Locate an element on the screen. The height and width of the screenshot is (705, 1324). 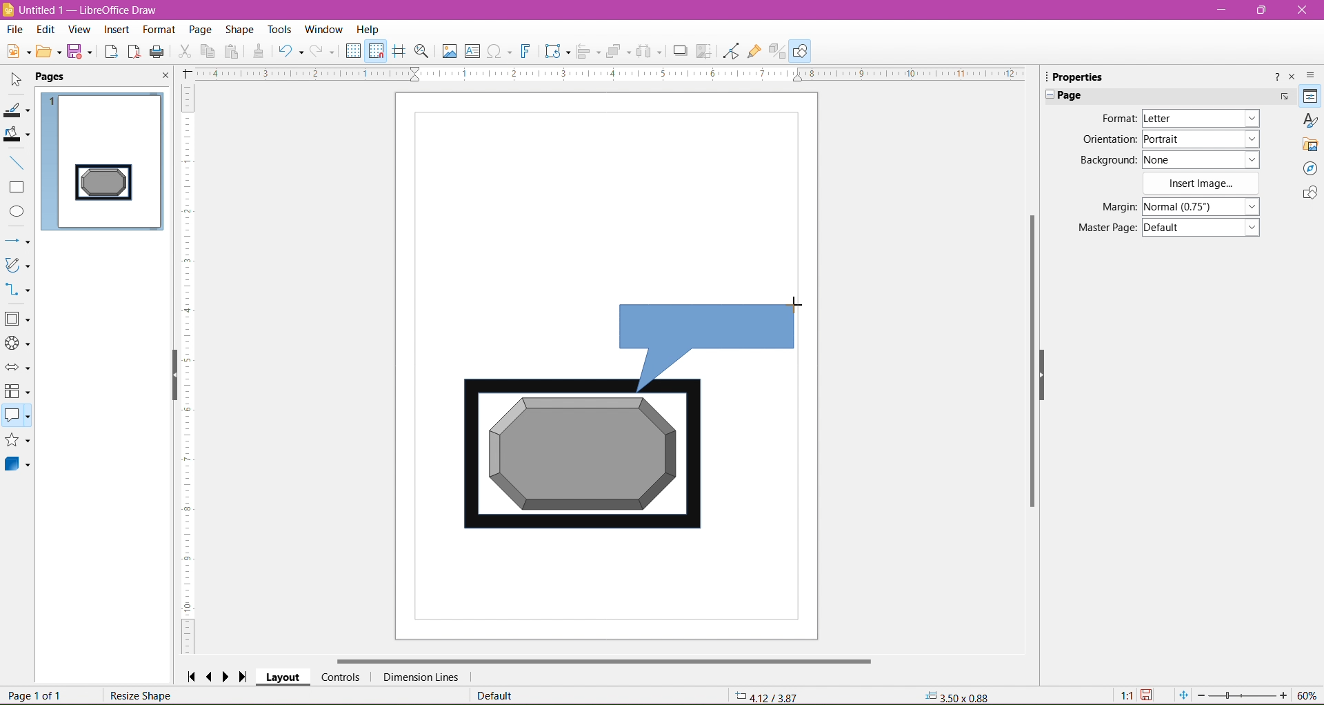
3D Objects is located at coordinates (18, 466).